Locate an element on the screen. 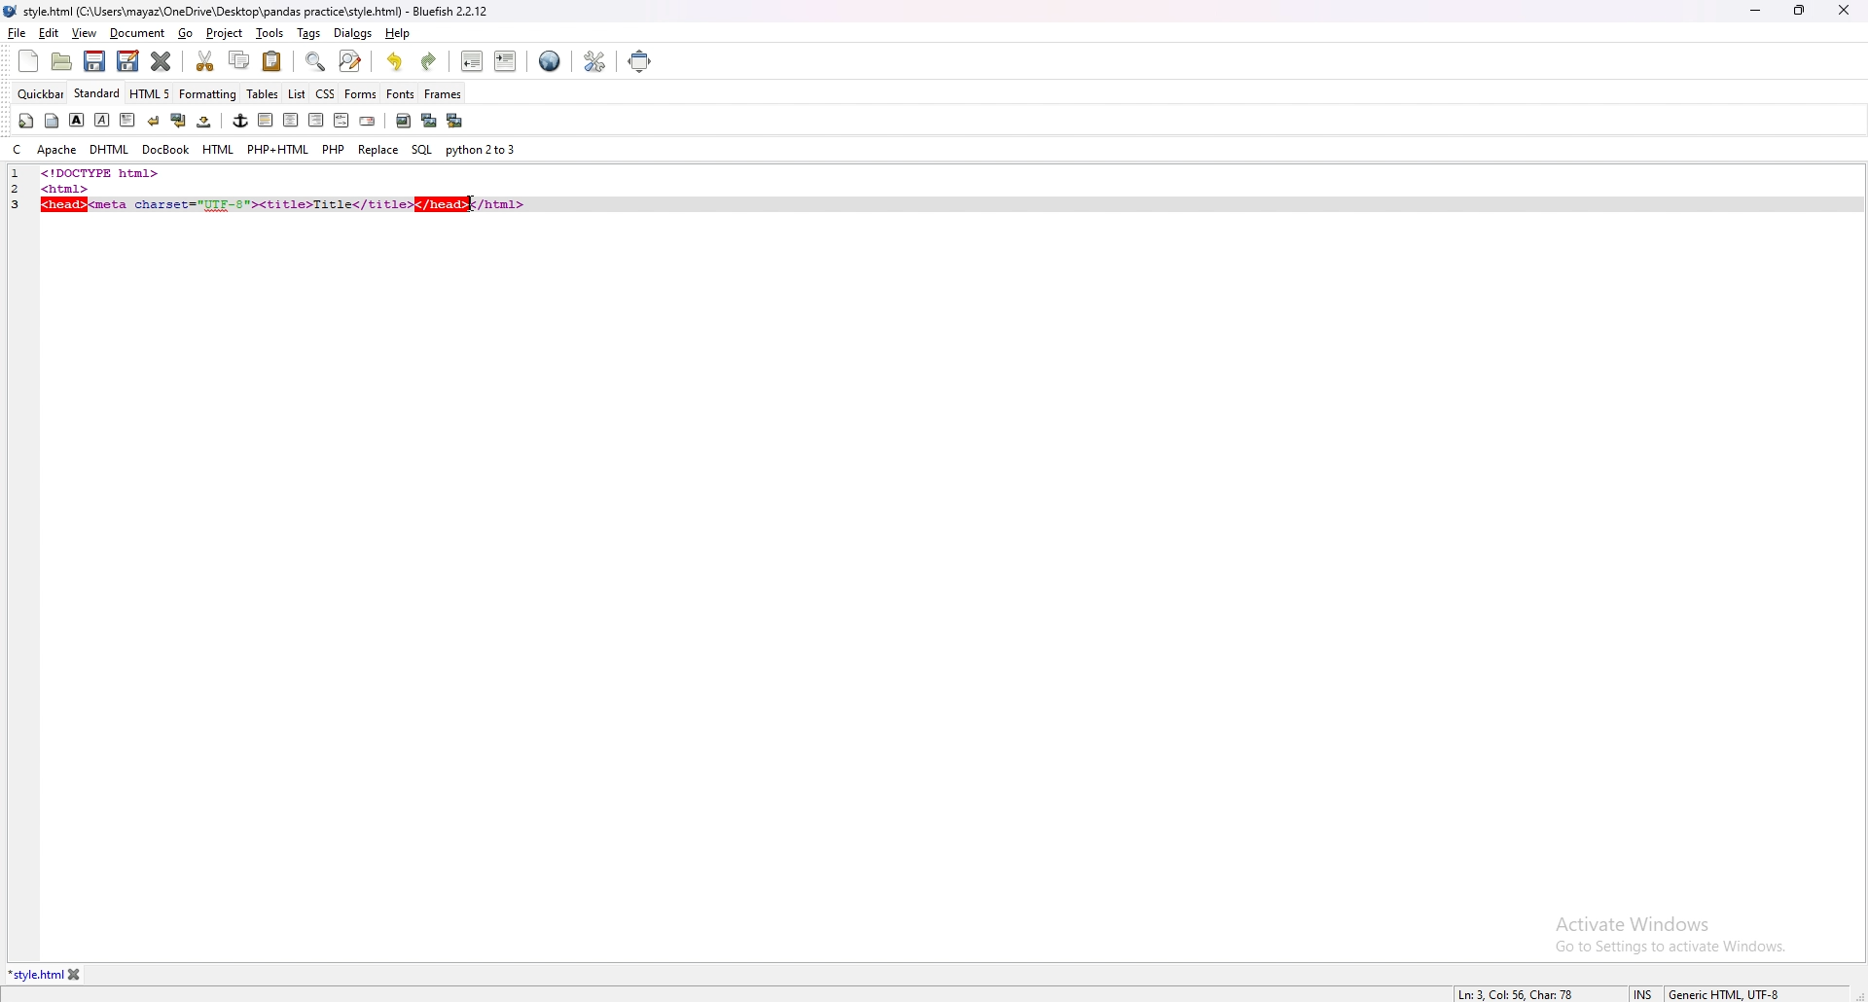  tab is located at coordinates (35, 975).